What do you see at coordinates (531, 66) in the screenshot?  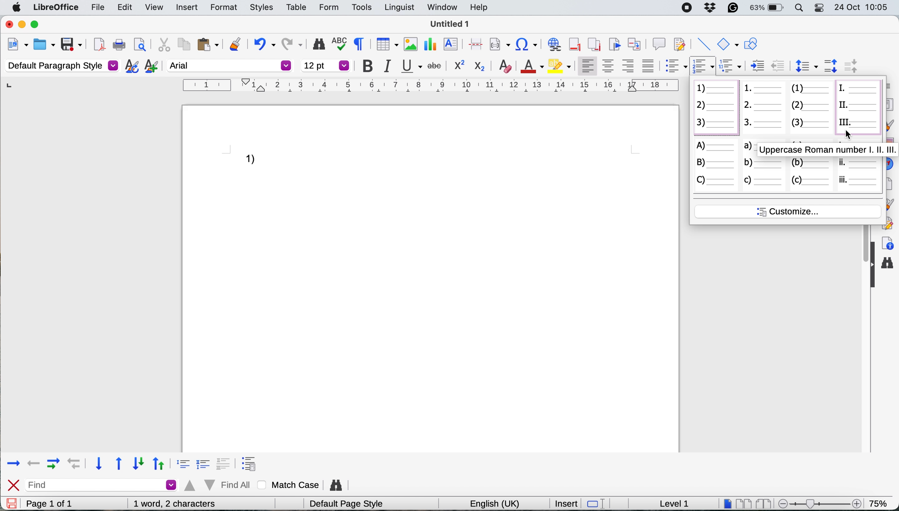 I see `text color` at bounding box center [531, 66].